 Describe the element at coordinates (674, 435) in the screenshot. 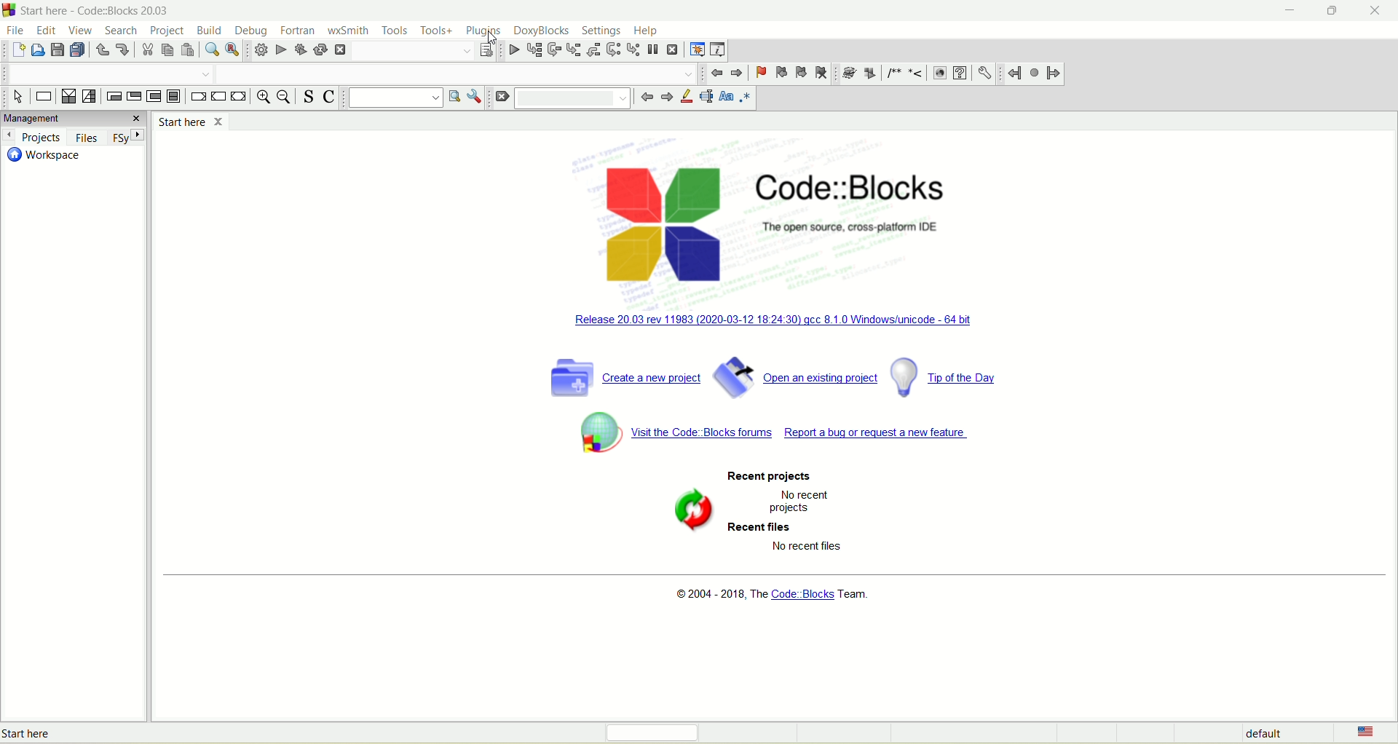

I see `block forums` at that location.